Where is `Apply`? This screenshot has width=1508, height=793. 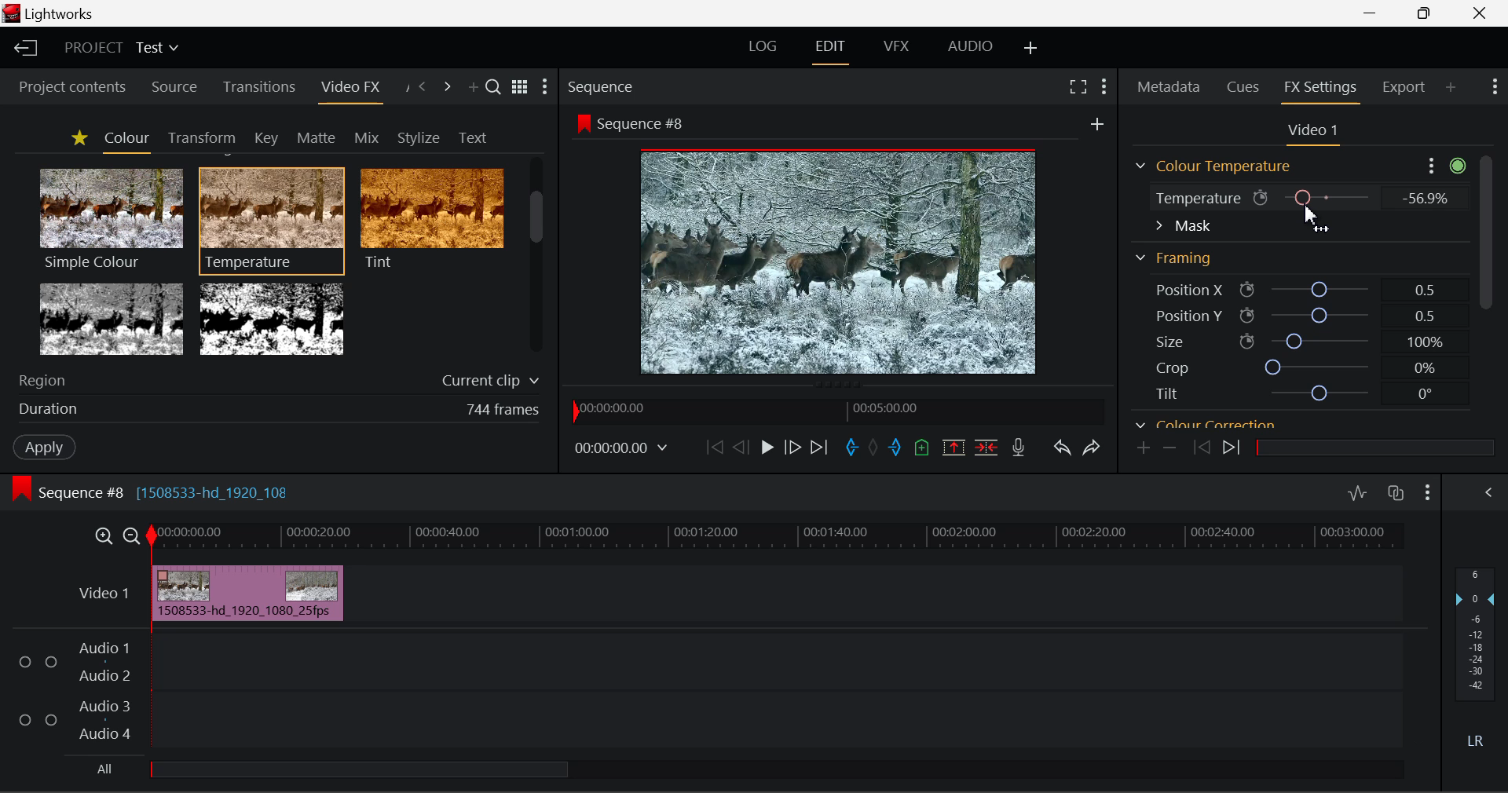
Apply is located at coordinates (36, 446).